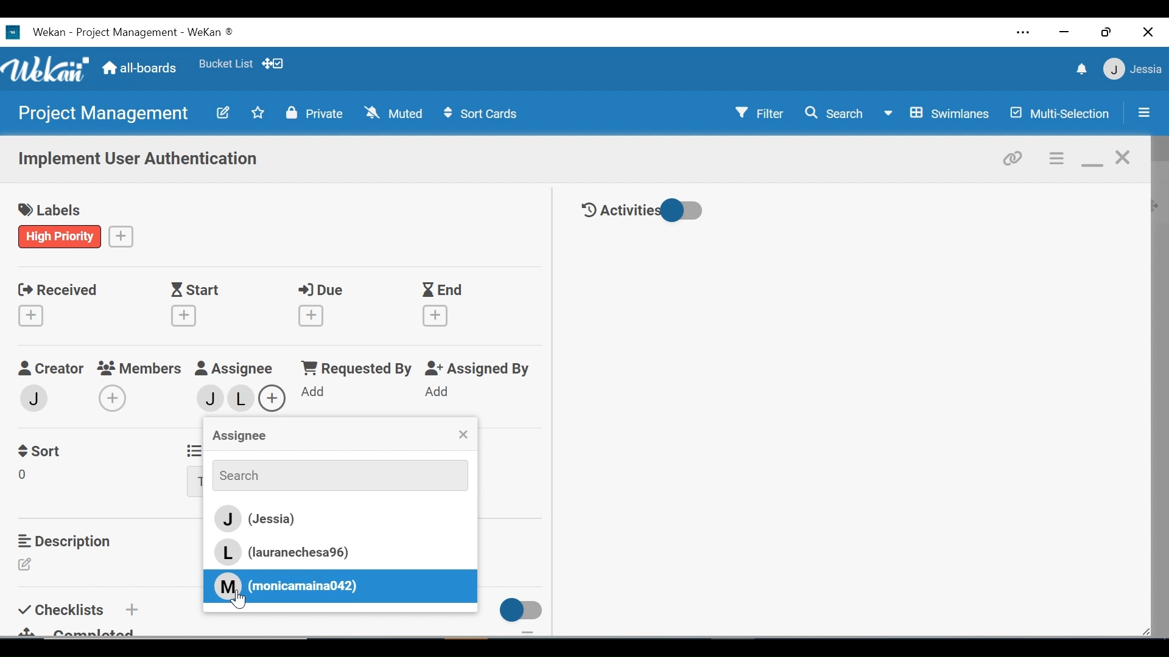  Describe the element at coordinates (324, 290) in the screenshot. I see `Due Date` at that location.